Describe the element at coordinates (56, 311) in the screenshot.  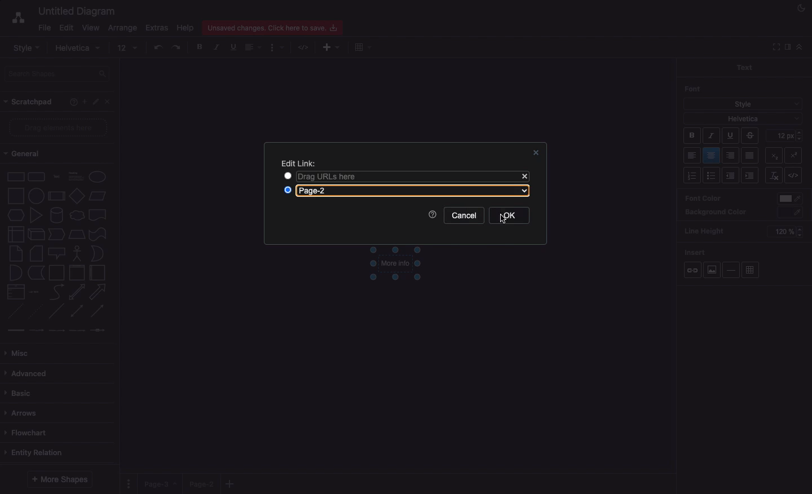
I see `Line` at that location.